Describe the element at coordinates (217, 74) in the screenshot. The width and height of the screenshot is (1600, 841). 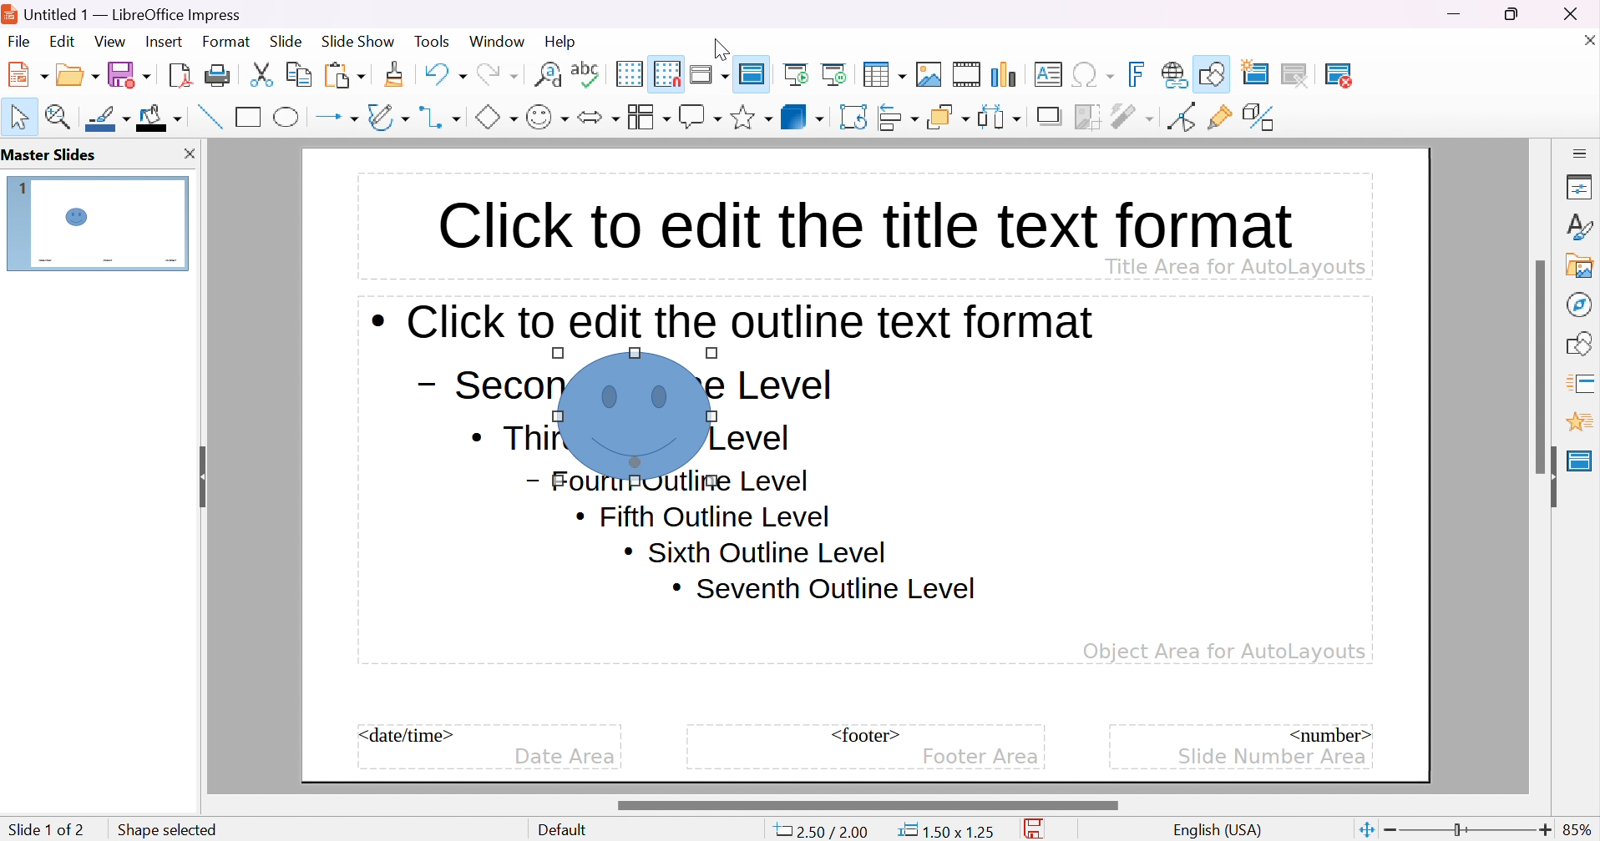
I see `print` at that location.